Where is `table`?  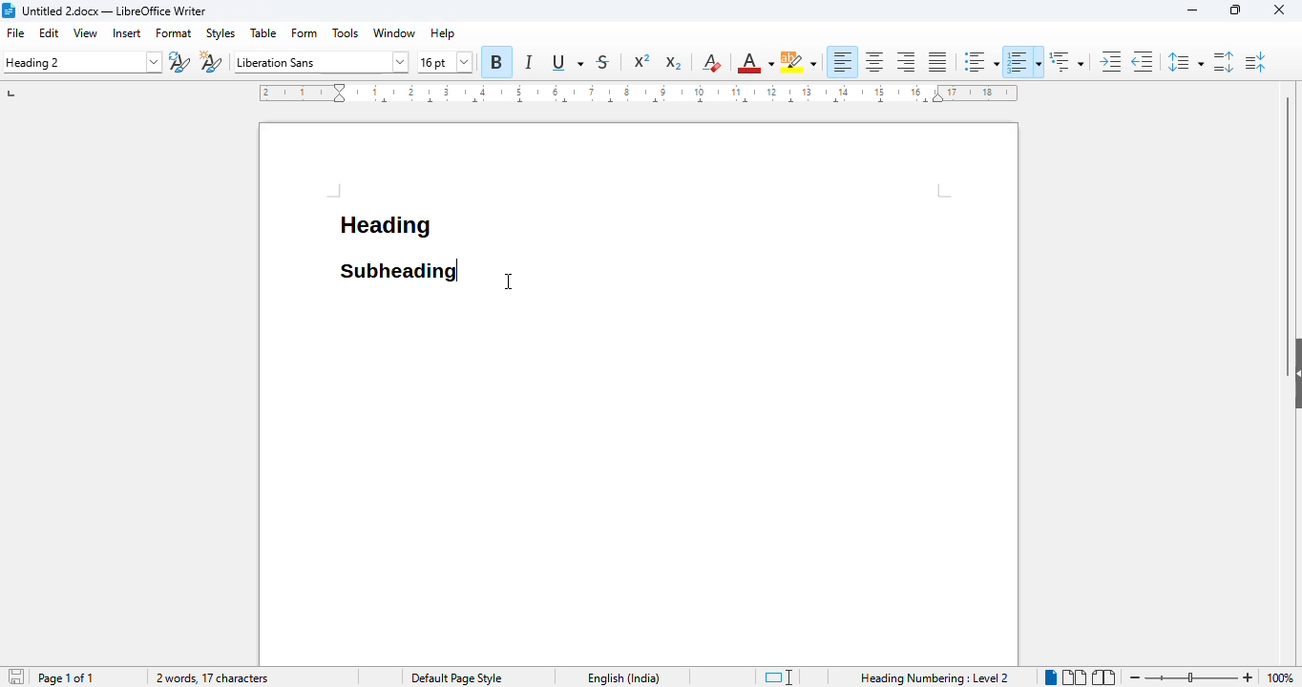
table is located at coordinates (262, 32).